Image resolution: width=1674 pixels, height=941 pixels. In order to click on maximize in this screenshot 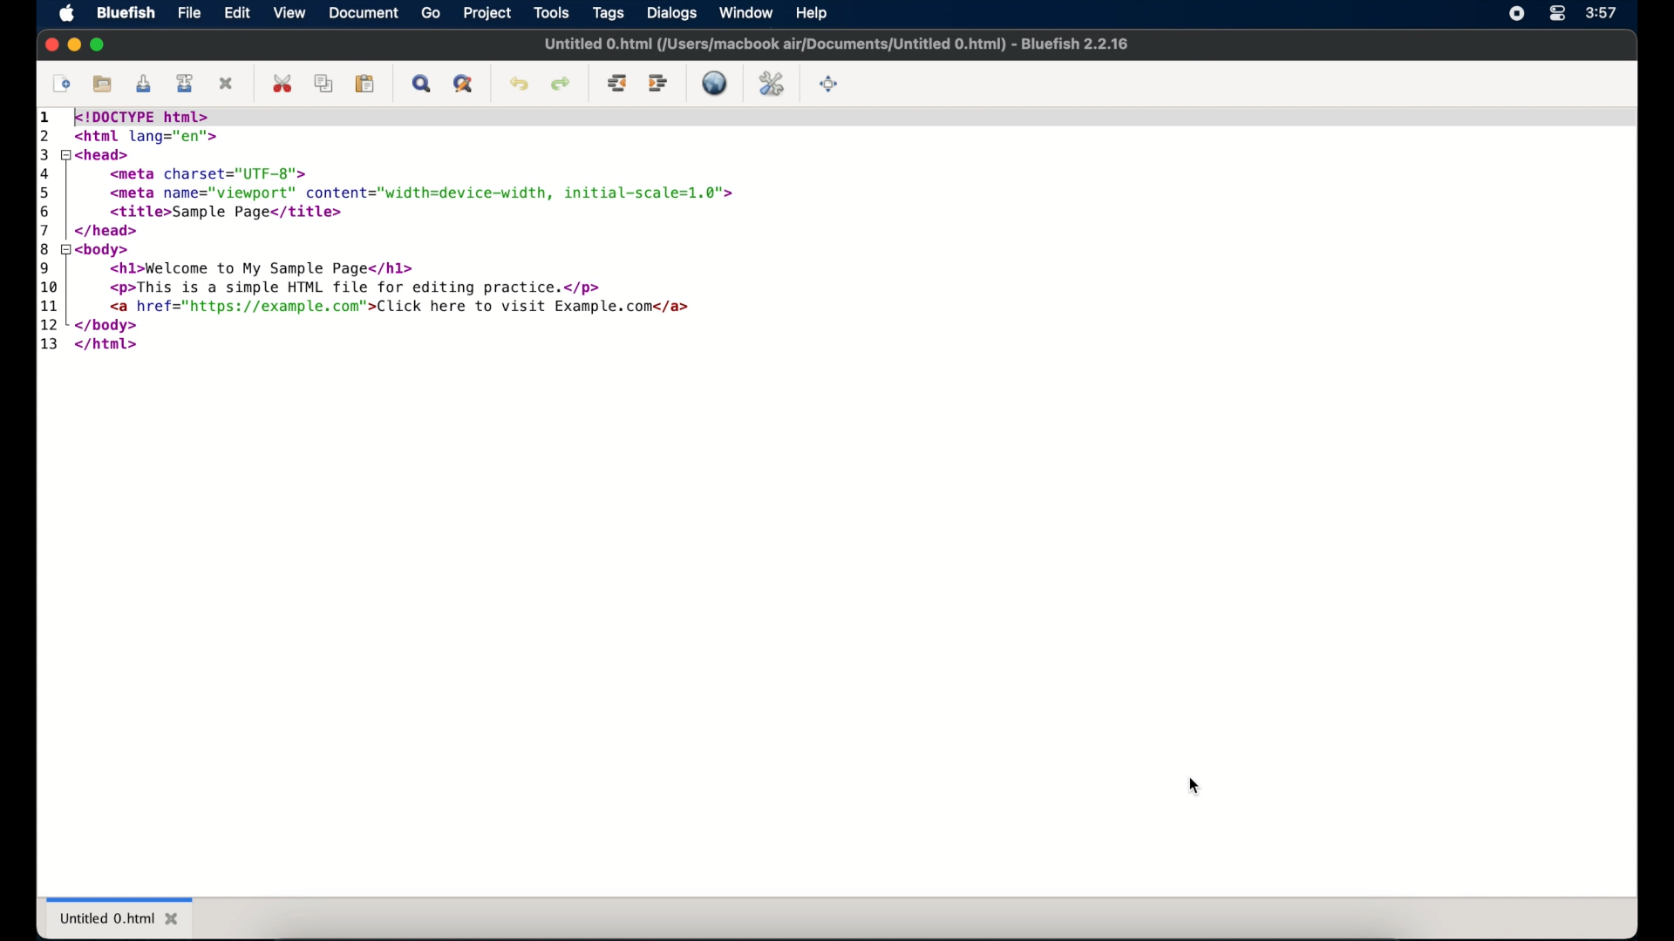, I will do `click(98, 44)`.